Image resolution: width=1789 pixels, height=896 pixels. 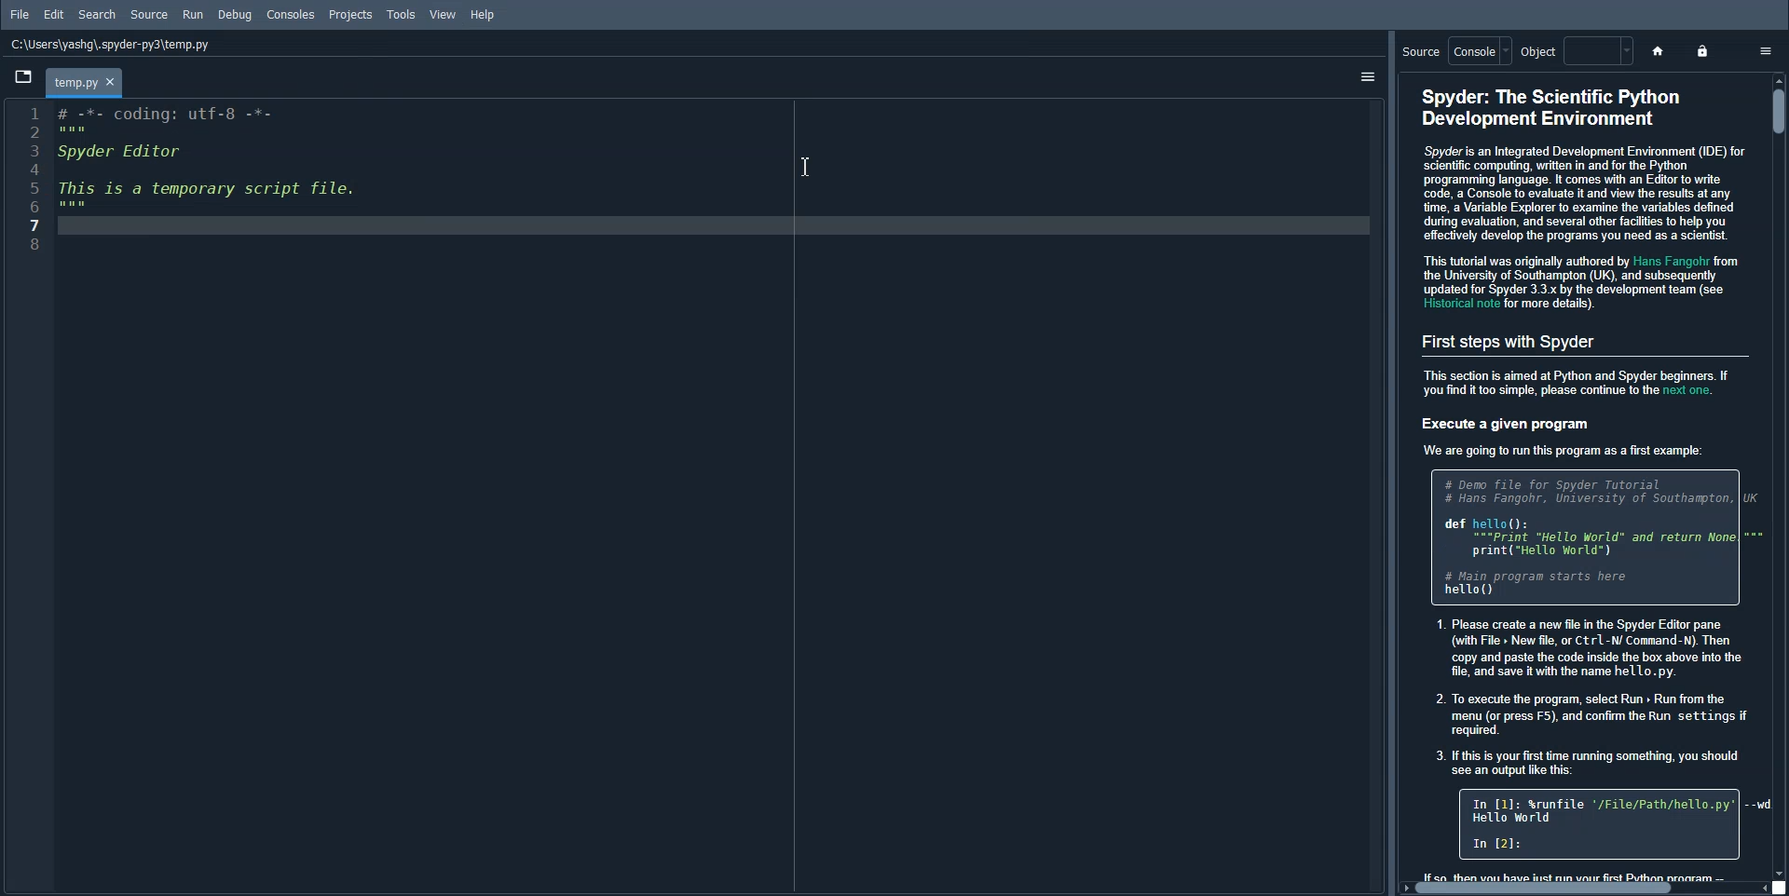 I want to click on Help, so click(x=484, y=14).